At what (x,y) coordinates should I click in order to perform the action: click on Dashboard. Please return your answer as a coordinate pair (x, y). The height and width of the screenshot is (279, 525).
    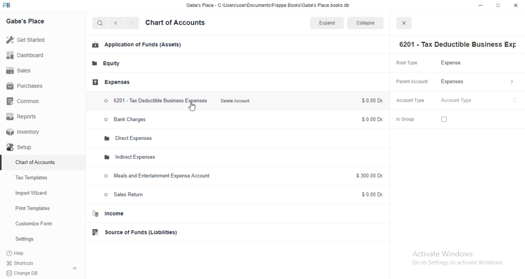
    Looking at the image, I should click on (26, 56).